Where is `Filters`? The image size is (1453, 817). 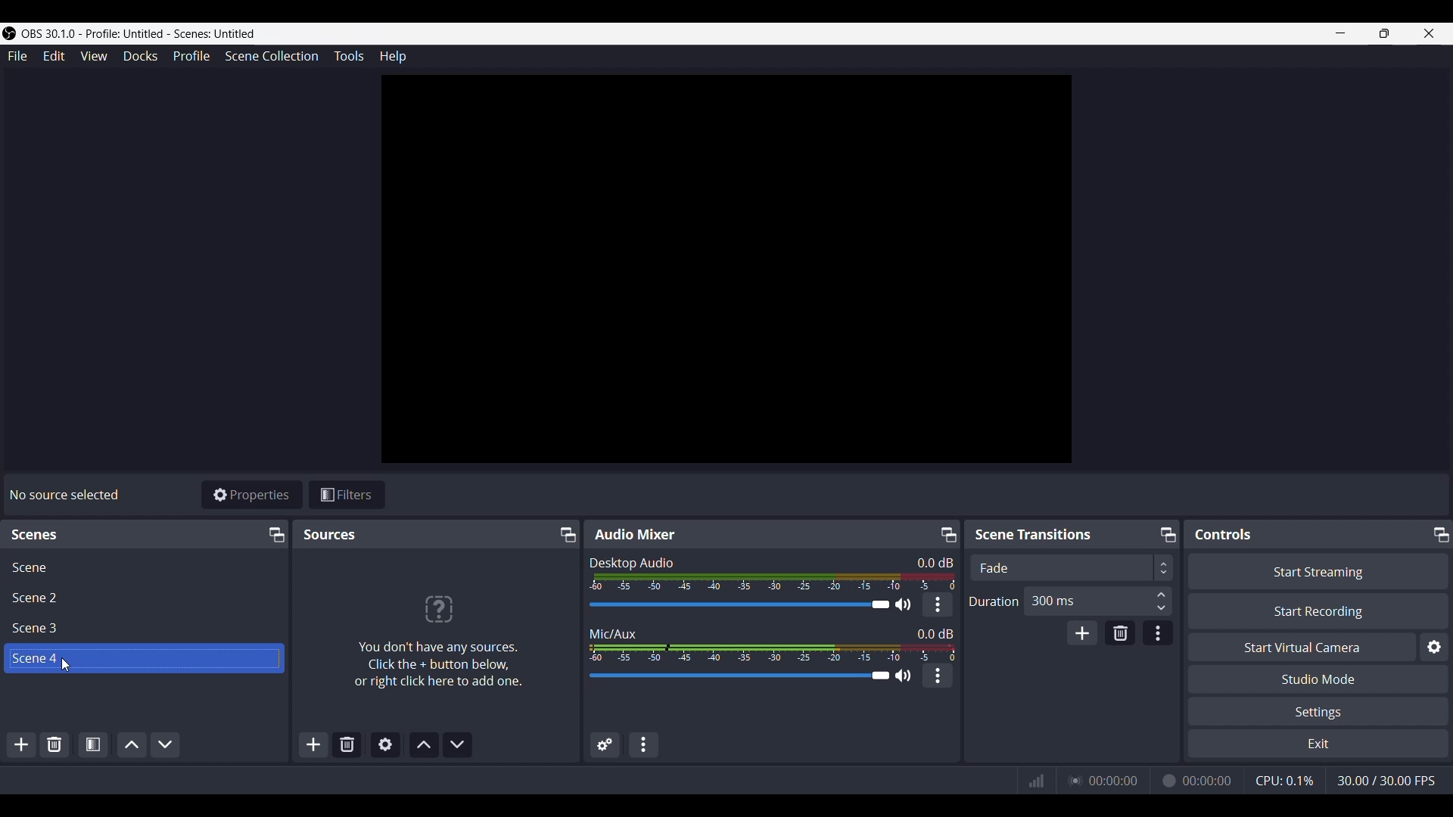 Filters is located at coordinates (347, 494).